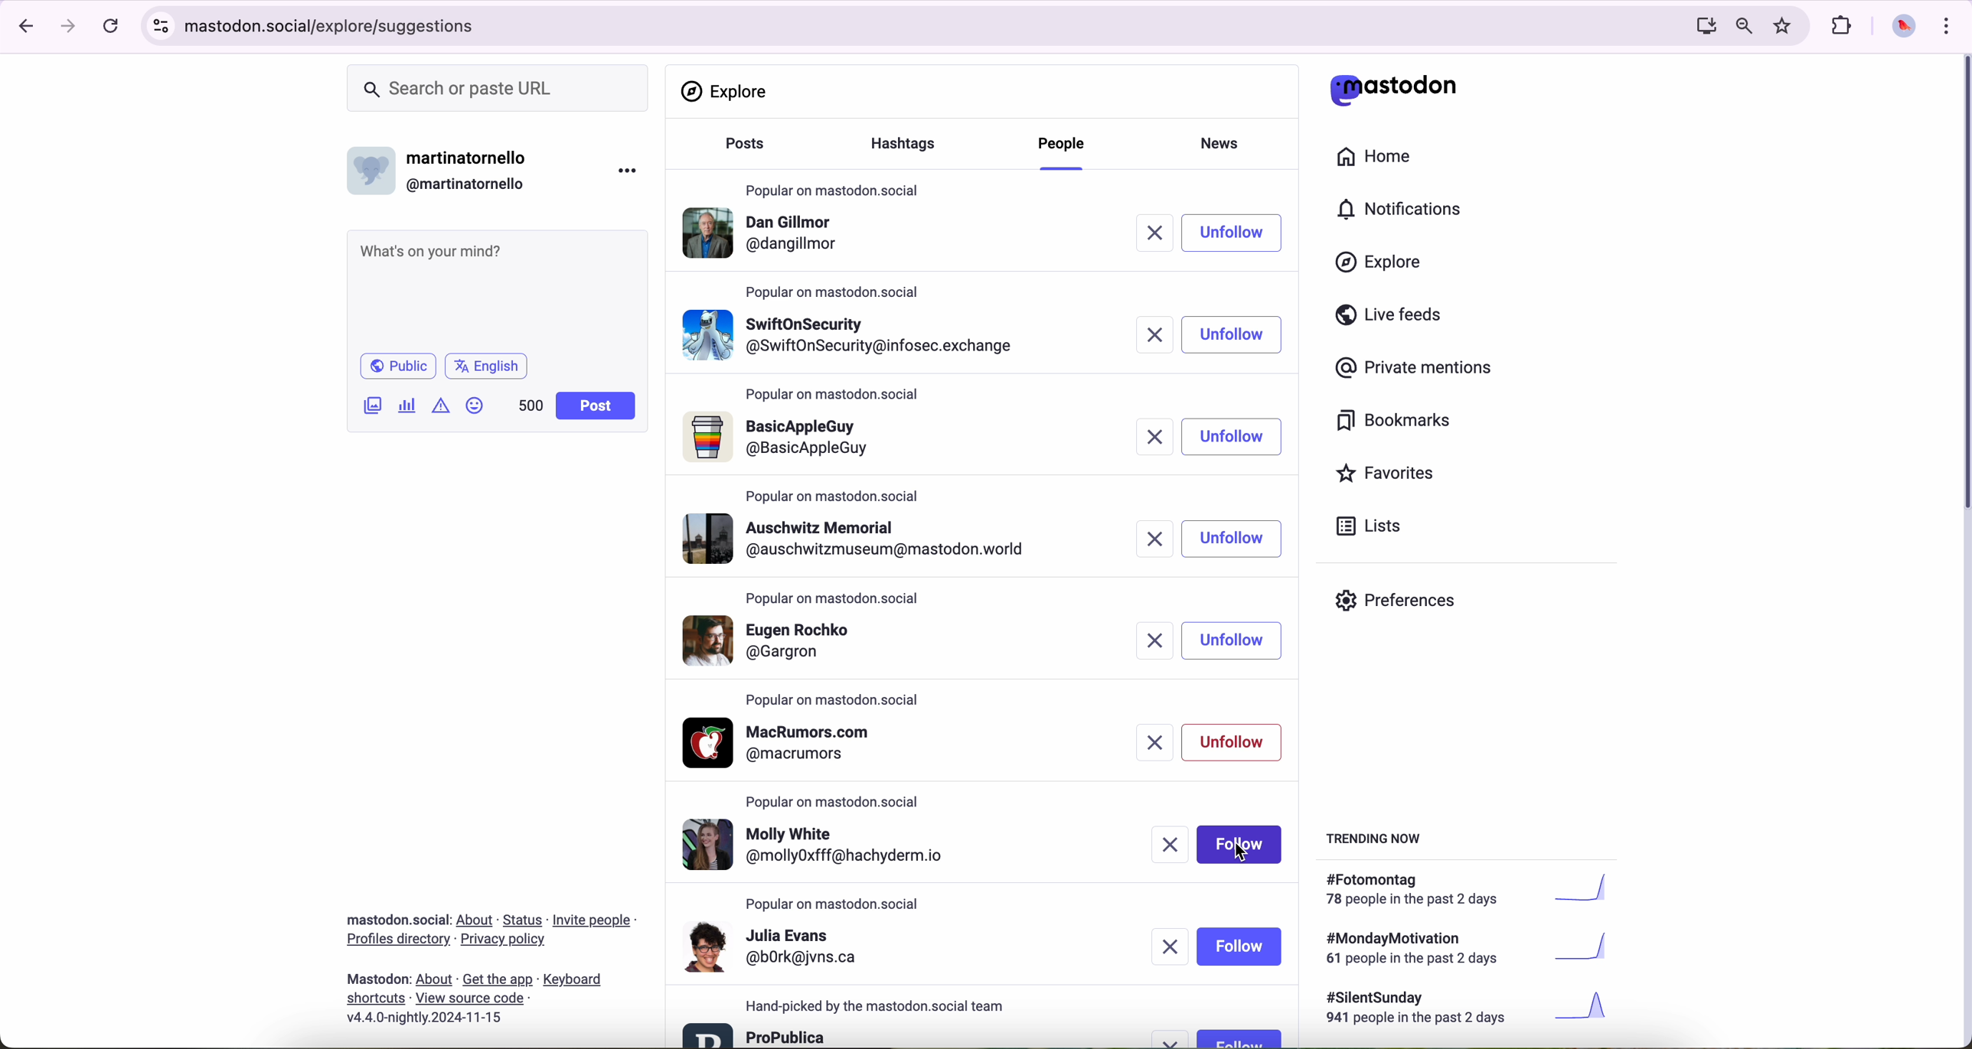 This screenshot has width=1972, height=1049. Describe the element at coordinates (828, 846) in the screenshot. I see `profile` at that location.